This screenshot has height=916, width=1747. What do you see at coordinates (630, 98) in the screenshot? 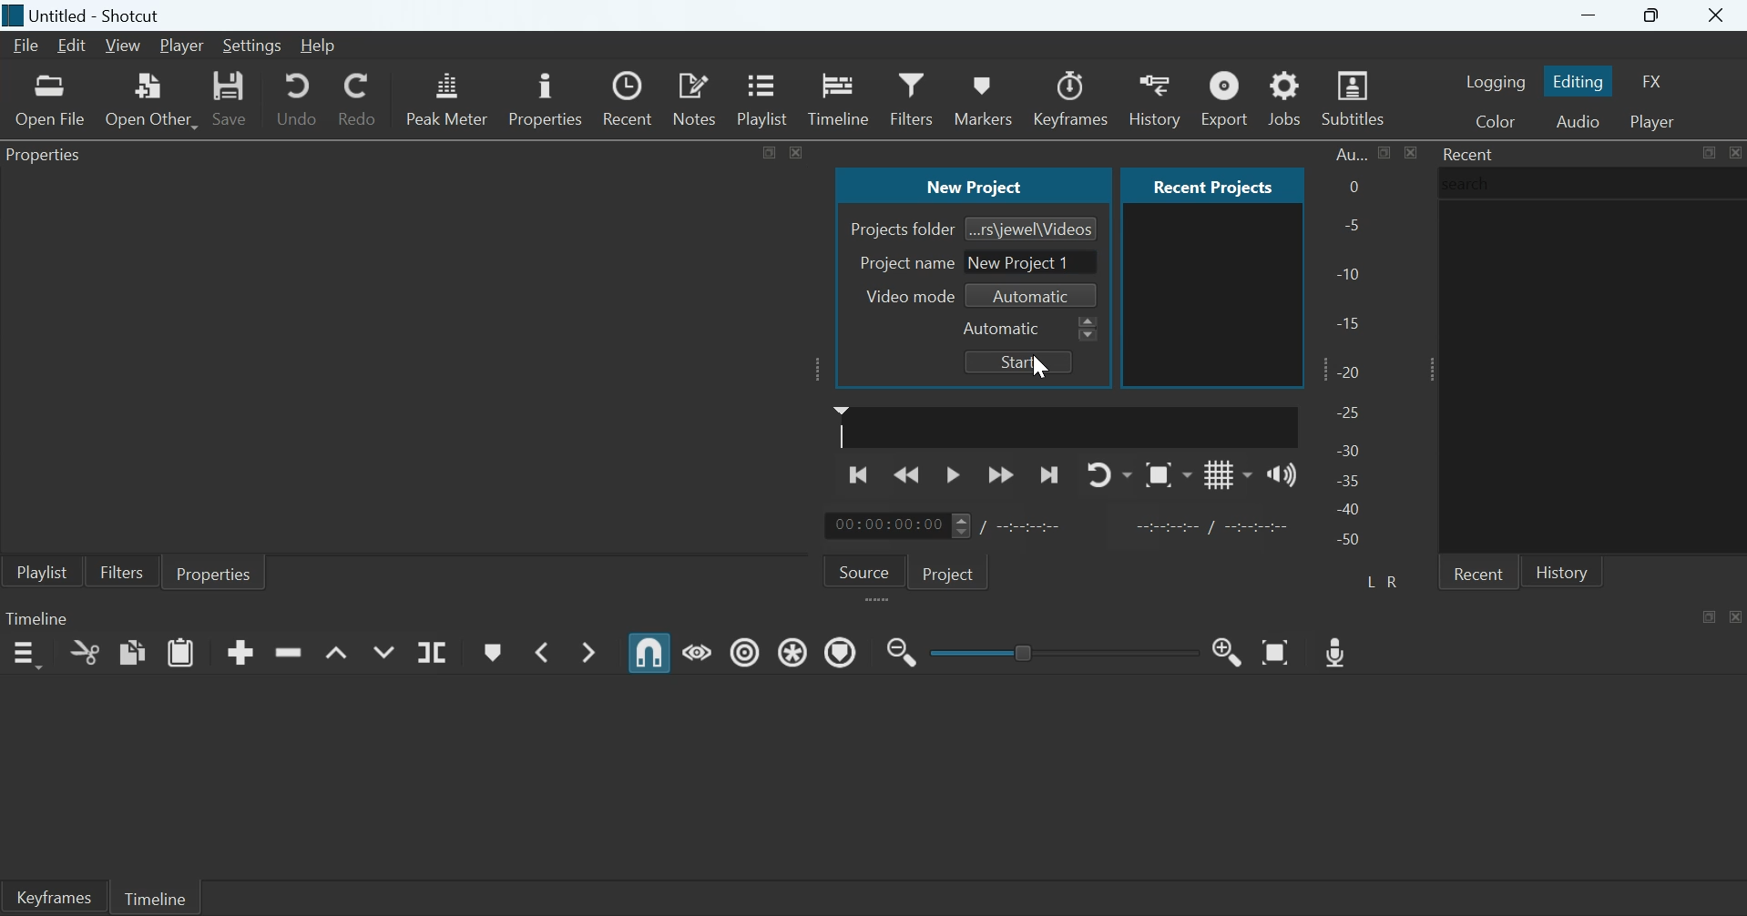
I see `Recent` at bounding box center [630, 98].